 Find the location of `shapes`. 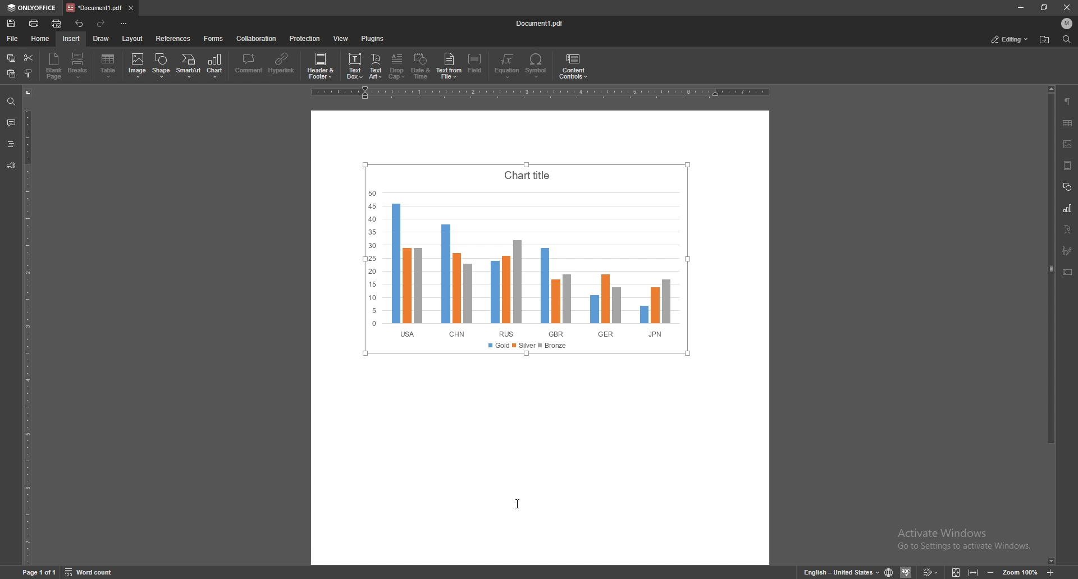

shapes is located at coordinates (1068, 187).